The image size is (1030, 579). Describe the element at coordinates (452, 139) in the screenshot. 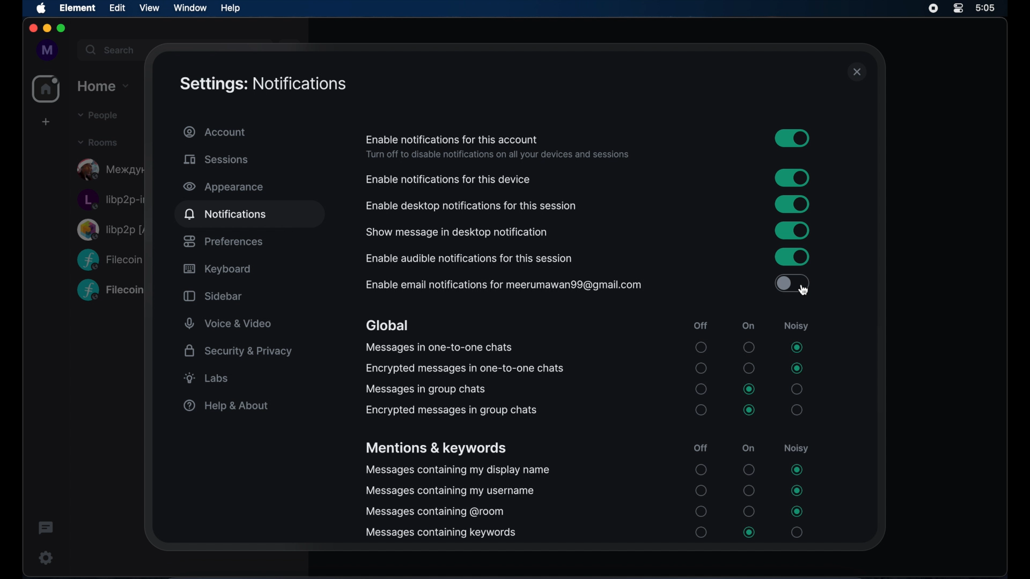

I see `enable notifications for this account` at that location.